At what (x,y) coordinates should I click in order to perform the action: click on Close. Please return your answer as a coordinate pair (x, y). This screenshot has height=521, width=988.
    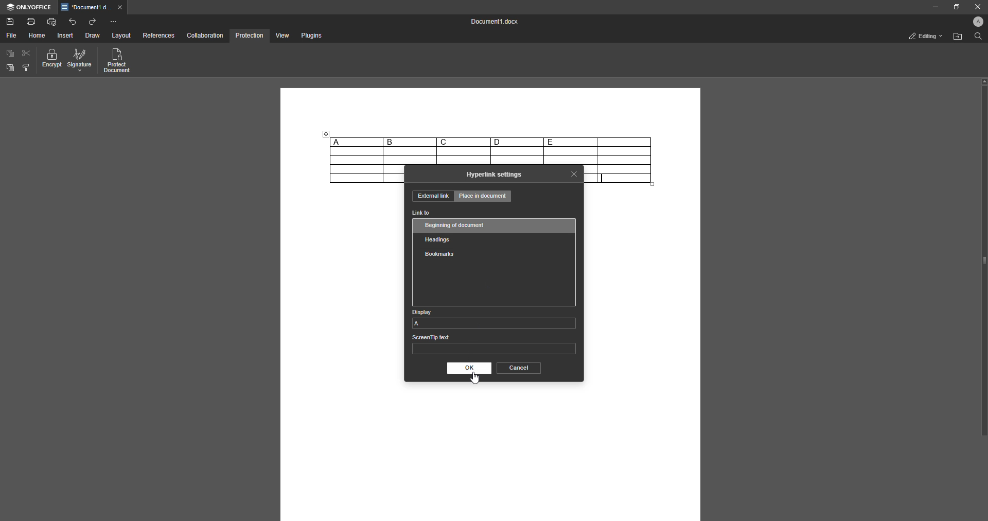
    Looking at the image, I should click on (976, 7).